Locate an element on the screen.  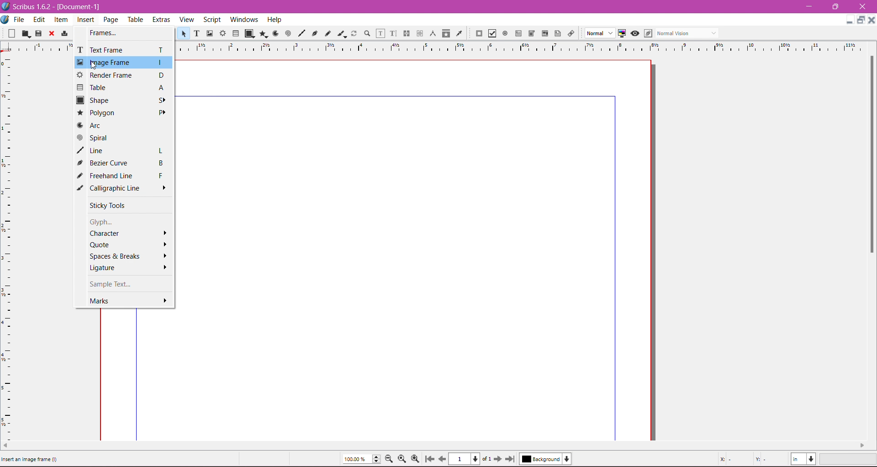
Item is located at coordinates (60, 21).